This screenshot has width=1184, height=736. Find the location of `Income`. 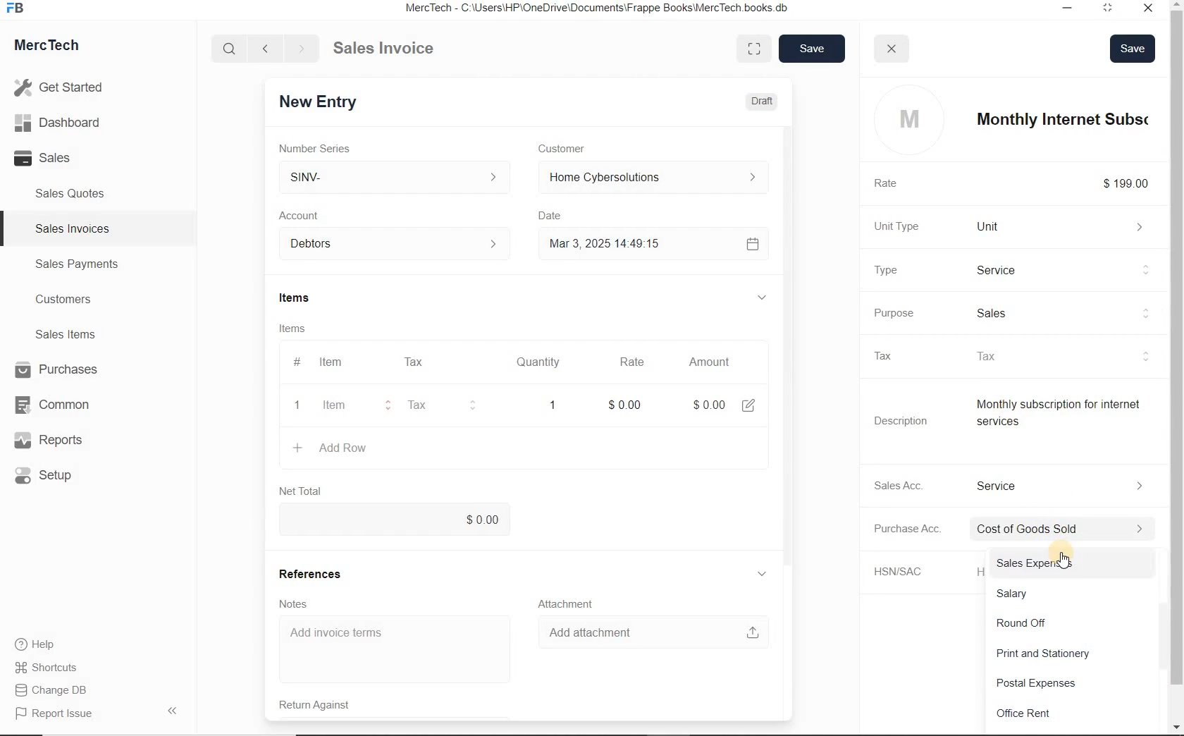

Income is located at coordinates (1071, 485).